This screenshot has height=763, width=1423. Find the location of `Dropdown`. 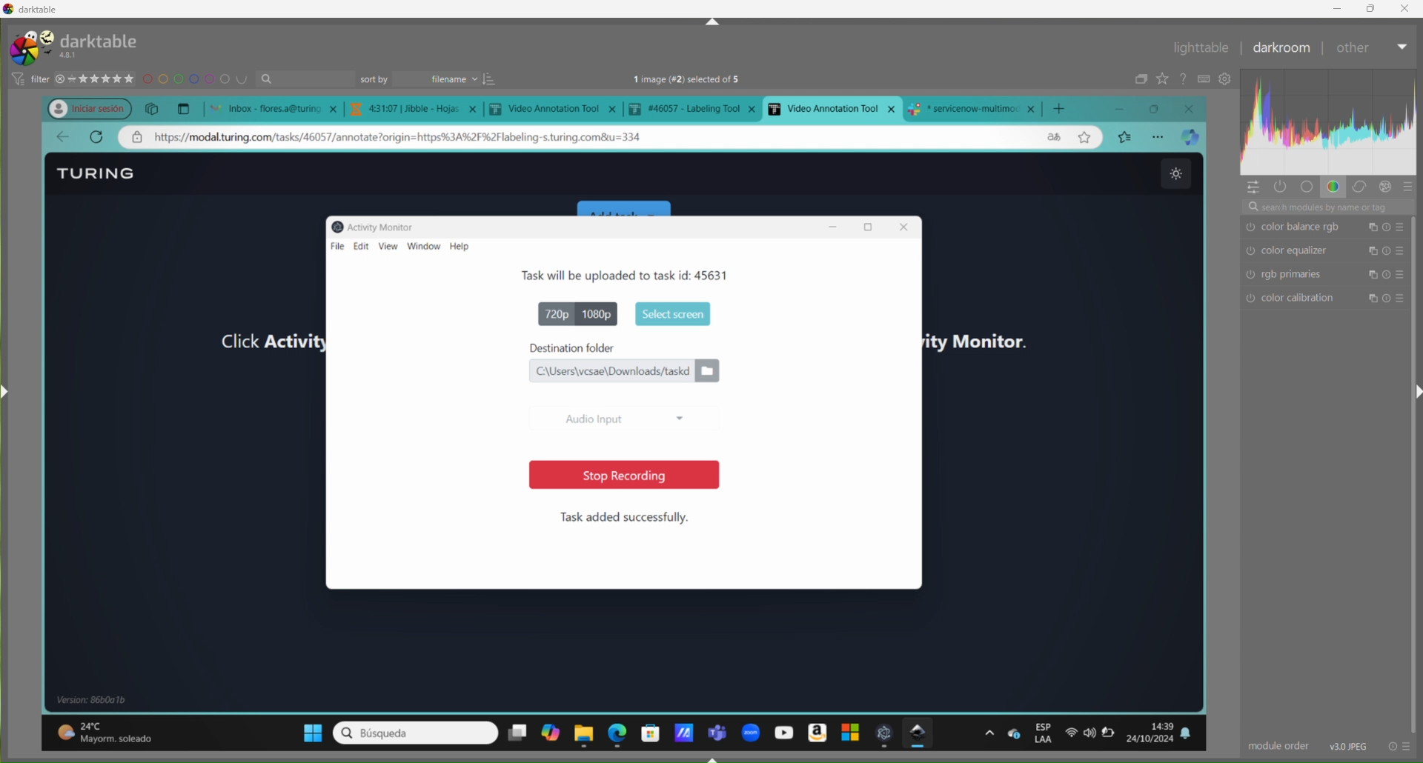

Dropdown is located at coordinates (1404, 47).